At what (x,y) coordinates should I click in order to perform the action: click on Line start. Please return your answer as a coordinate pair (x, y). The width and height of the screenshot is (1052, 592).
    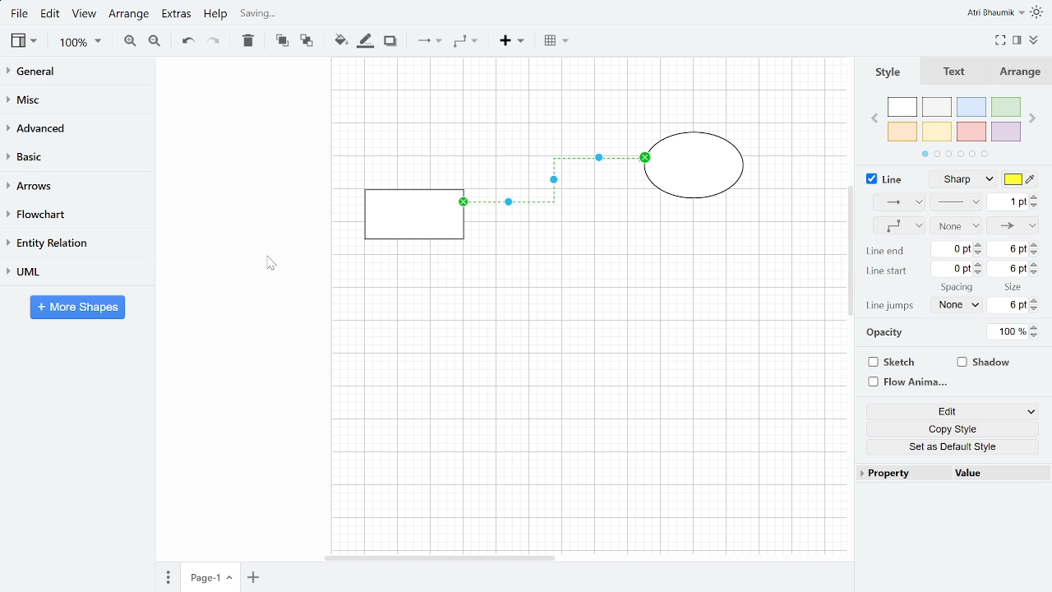
    Looking at the image, I should click on (957, 225).